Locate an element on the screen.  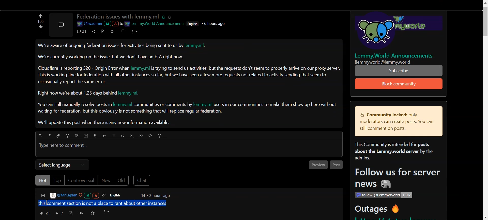
We're aware of ongoing federation issues for activities being sent to us by is located at coordinates (111, 47).